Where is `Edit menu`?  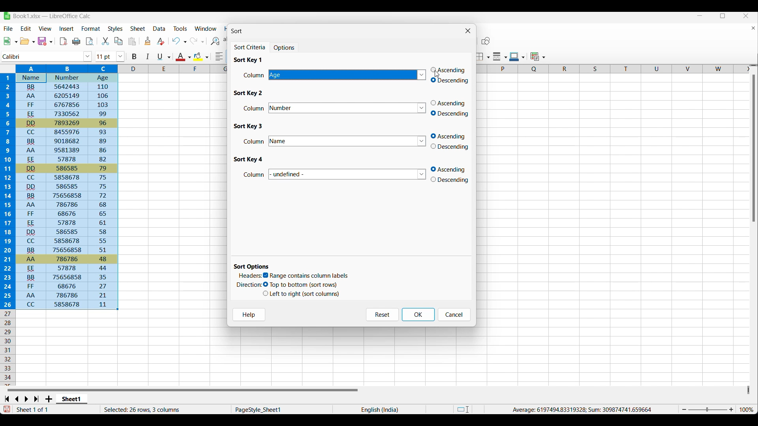
Edit menu is located at coordinates (26, 28).